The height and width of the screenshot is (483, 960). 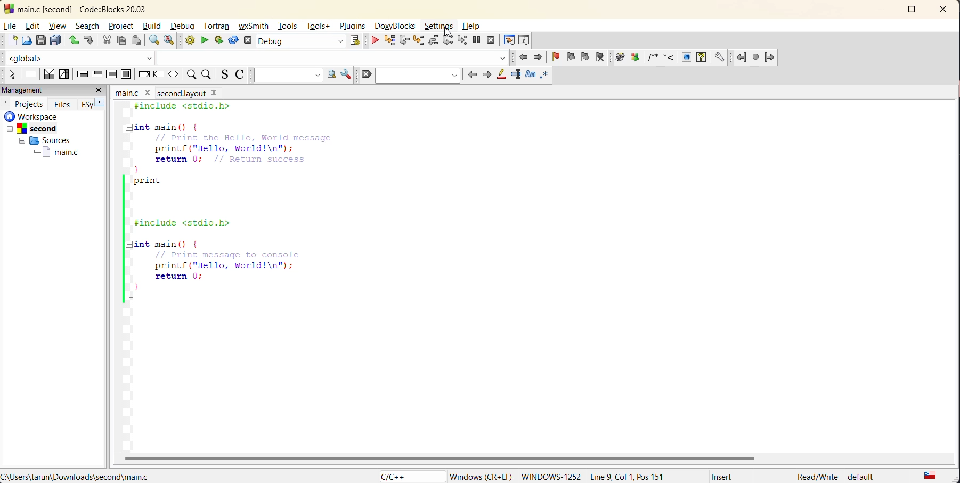 I want to click on next, so click(x=101, y=102).